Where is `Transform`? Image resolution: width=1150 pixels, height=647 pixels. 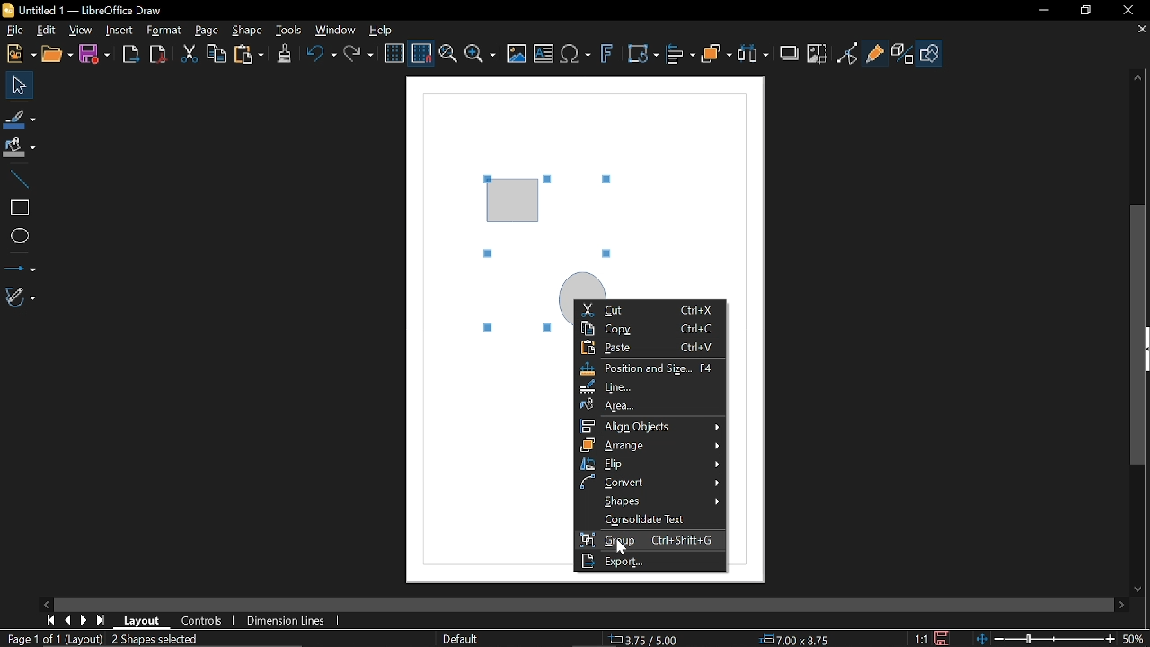
Transform is located at coordinates (642, 55).